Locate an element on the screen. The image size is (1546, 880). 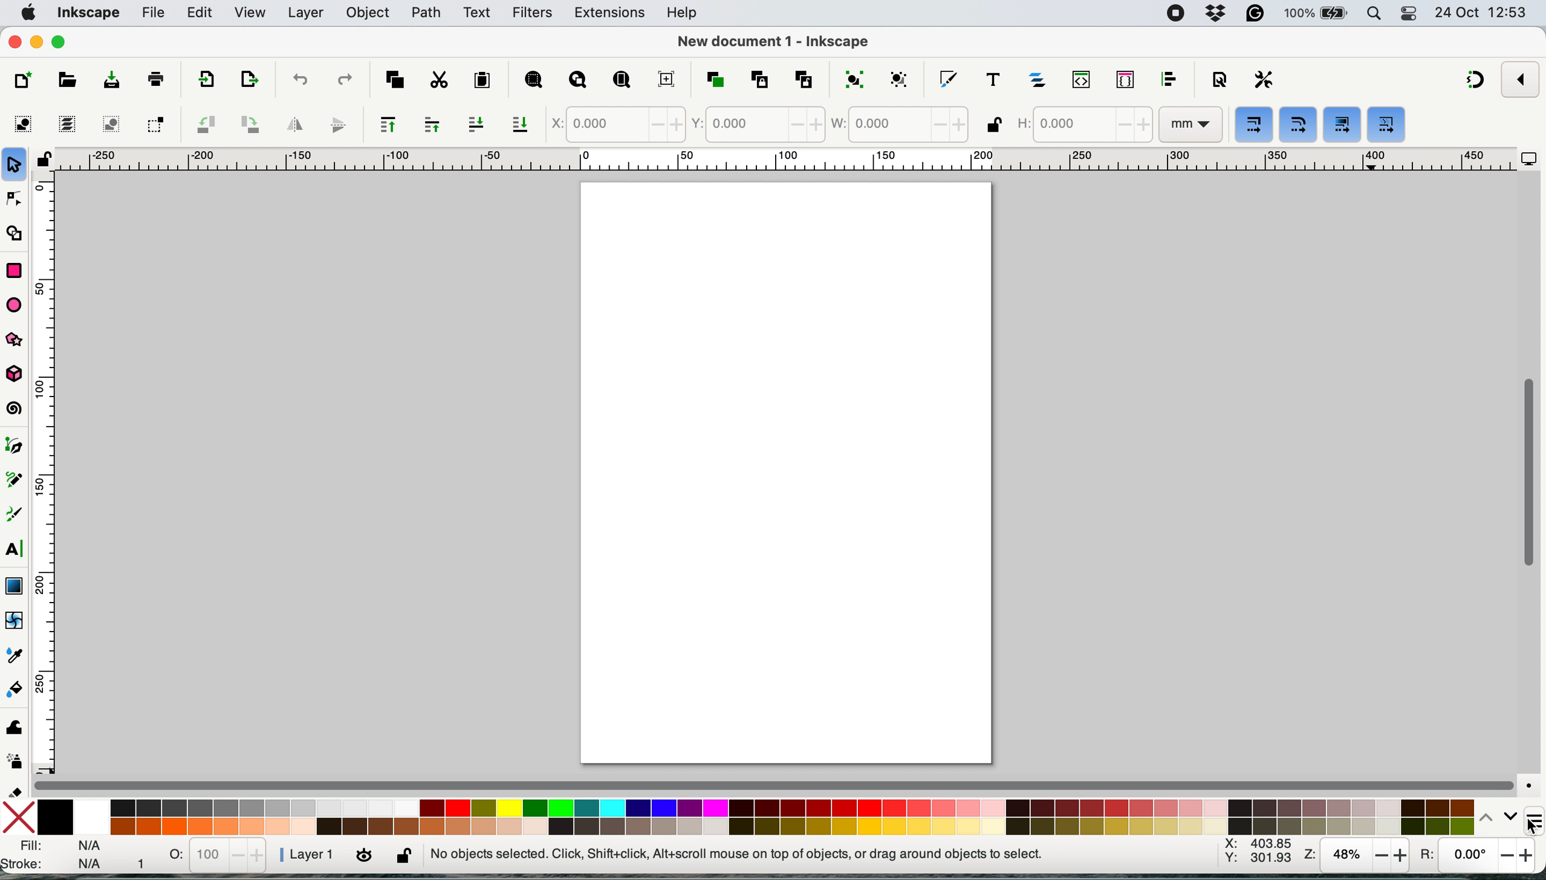
toggle selection to touch all selected objects is located at coordinates (153, 123).